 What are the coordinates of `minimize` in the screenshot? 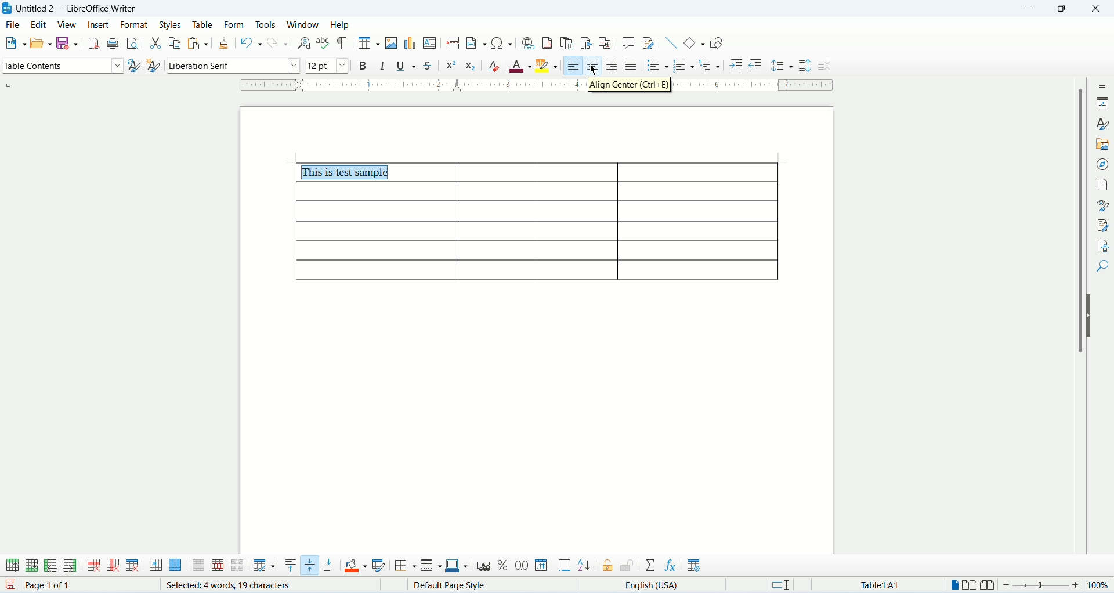 It's located at (1029, 9).